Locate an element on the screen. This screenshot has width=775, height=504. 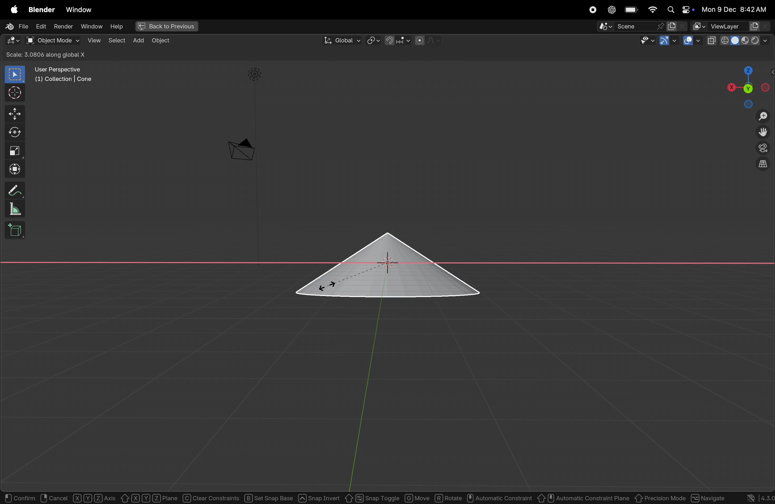
rotate is located at coordinates (448, 497).